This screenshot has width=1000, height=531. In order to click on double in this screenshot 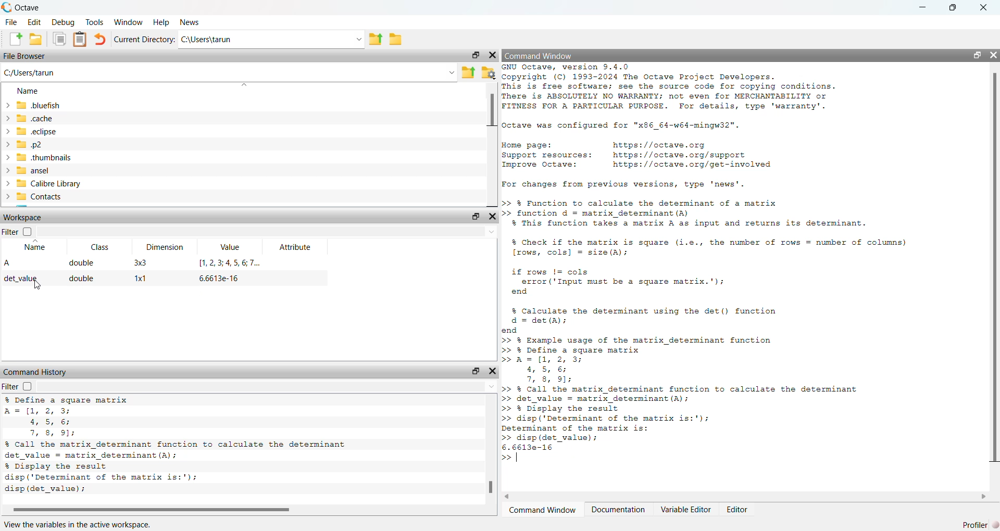, I will do `click(81, 263)`.